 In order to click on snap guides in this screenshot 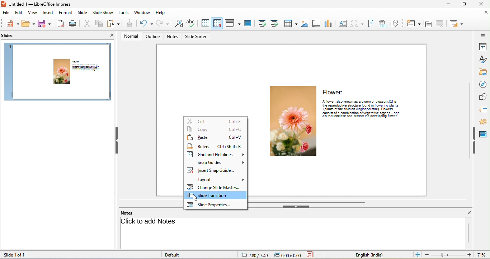, I will do `click(216, 163)`.